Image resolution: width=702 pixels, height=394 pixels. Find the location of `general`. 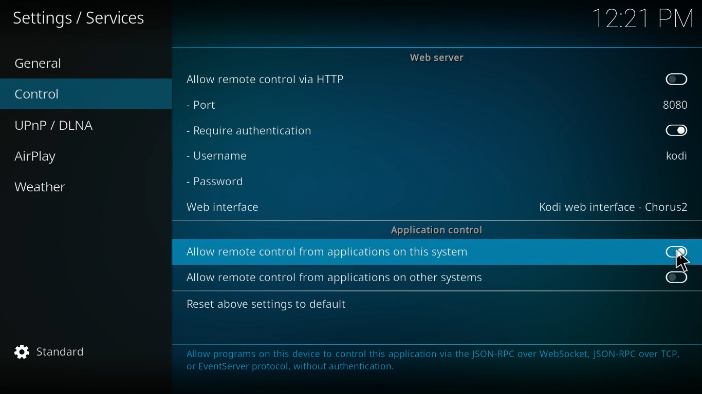

general is located at coordinates (85, 65).